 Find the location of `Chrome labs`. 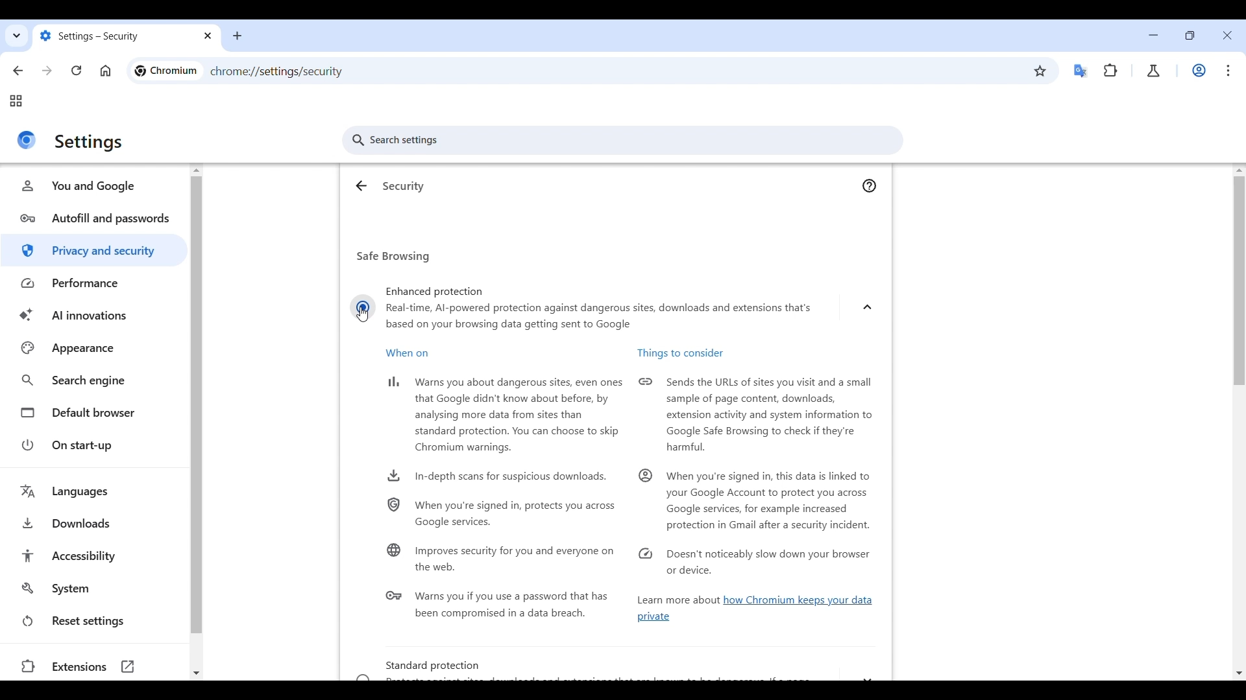

Chrome labs is located at coordinates (1153, 71).